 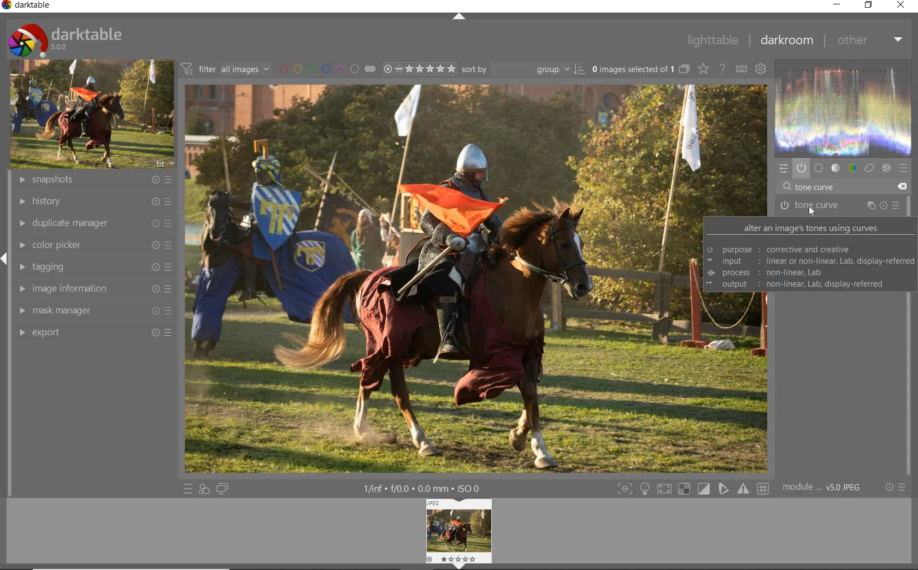 I want to click on effect, so click(x=885, y=168).